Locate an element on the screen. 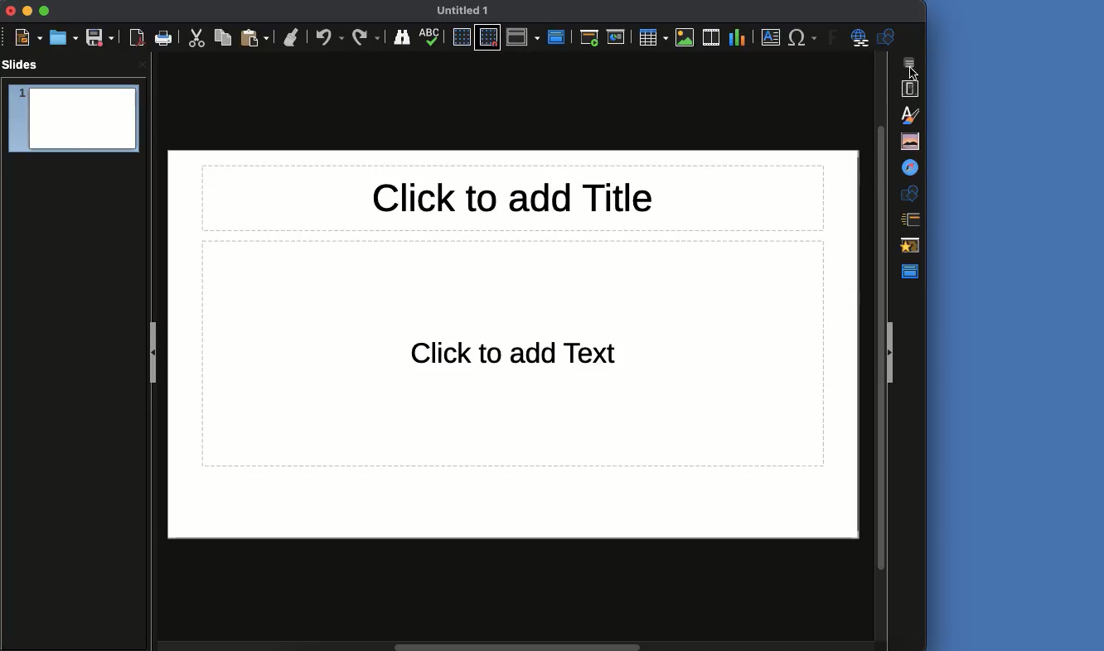 The height and width of the screenshot is (651, 1104). New is located at coordinates (30, 37).